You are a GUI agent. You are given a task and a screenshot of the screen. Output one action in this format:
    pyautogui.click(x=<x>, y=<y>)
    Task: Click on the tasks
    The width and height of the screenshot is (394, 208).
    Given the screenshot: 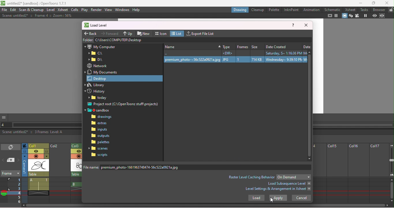 What is the action you would take?
    pyautogui.click(x=365, y=10)
    